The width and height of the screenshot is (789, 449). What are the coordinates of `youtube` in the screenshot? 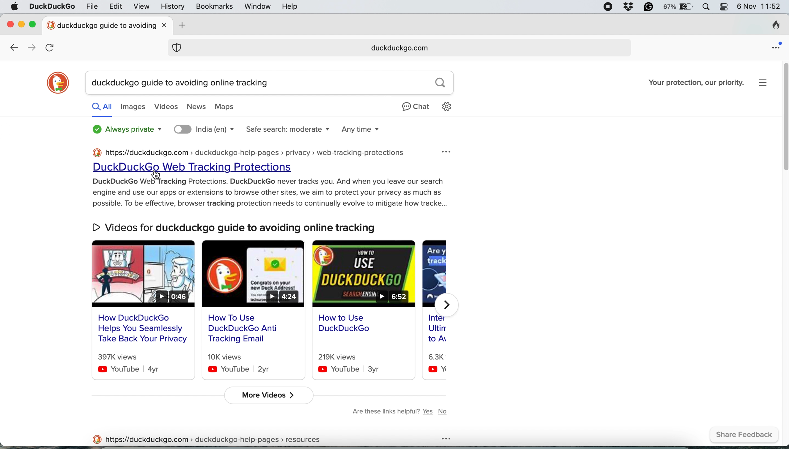 It's located at (357, 369).